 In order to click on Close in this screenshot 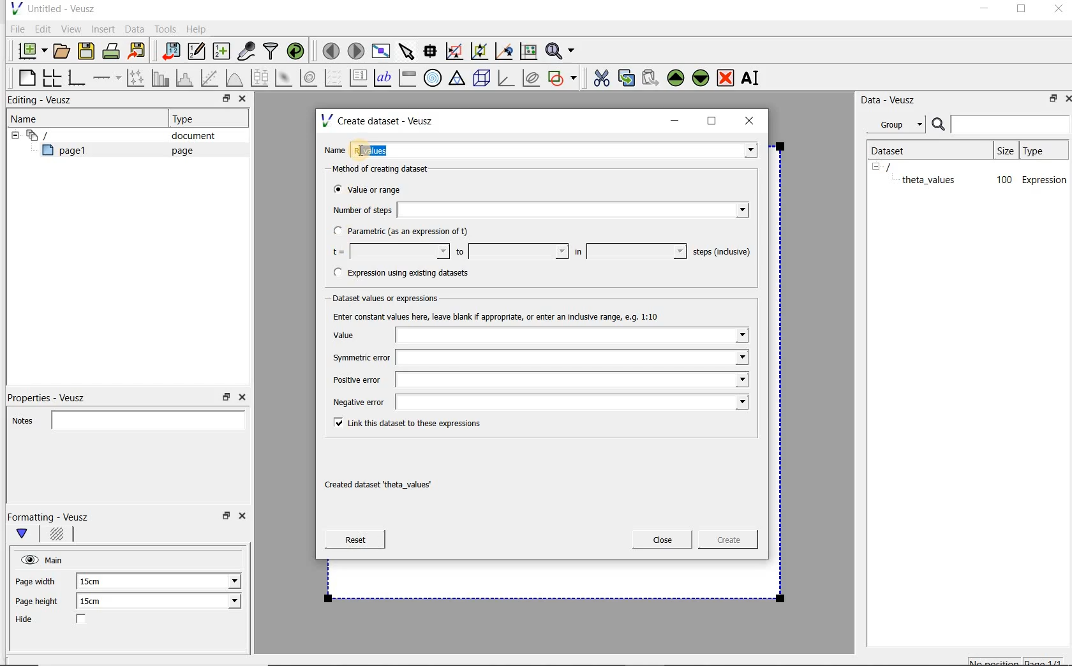, I will do `click(1066, 98)`.